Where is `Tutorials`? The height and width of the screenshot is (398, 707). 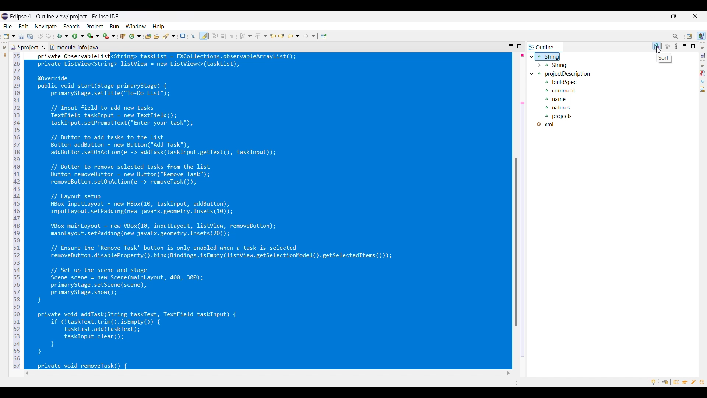 Tutorials is located at coordinates (685, 382).